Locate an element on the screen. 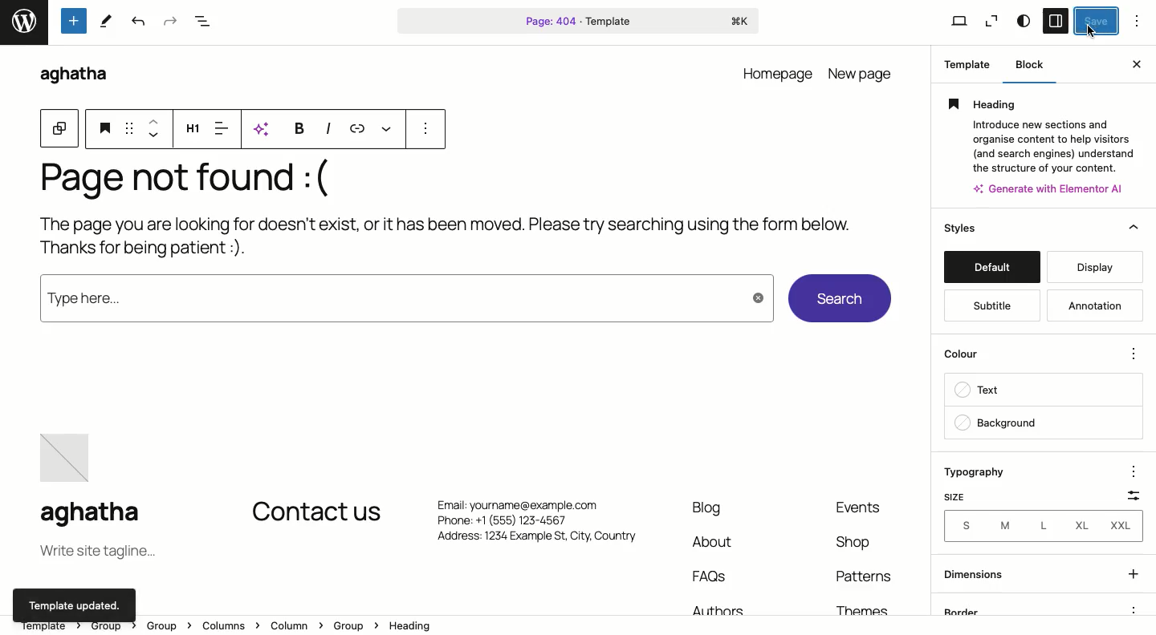 This screenshot has height=635, width=1156. dimensions is located at coordinates (1041, 573).